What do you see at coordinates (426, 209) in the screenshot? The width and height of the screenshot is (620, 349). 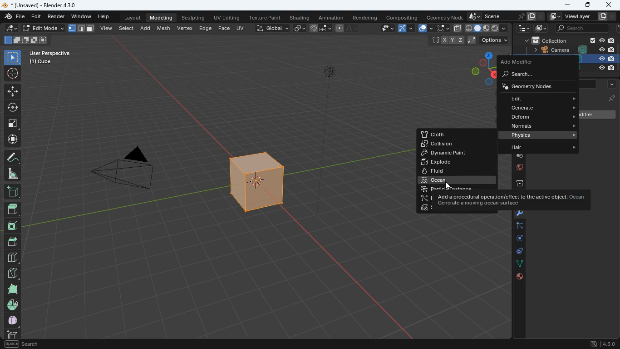 I see `soft bofy` at bounding box center [426, 209].